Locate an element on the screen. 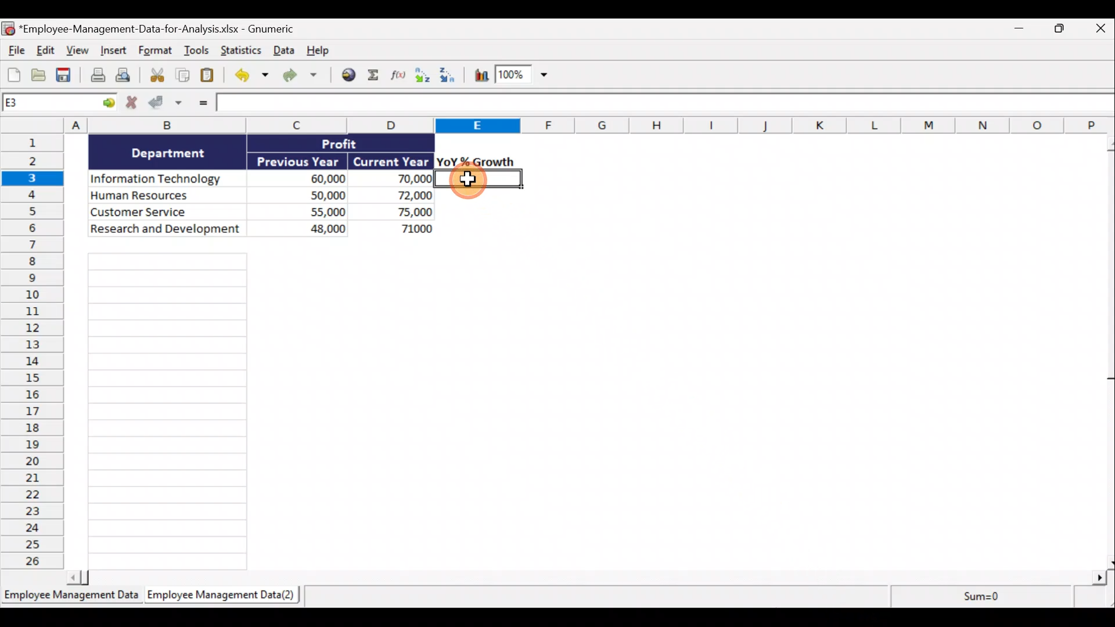 This screenshot has width=1115, height=627. Cell allocation is located at coordinates (60, 105).